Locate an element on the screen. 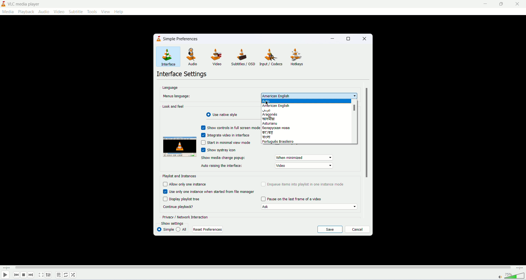  start in minimal view mode is located at coordinates (225, 143).